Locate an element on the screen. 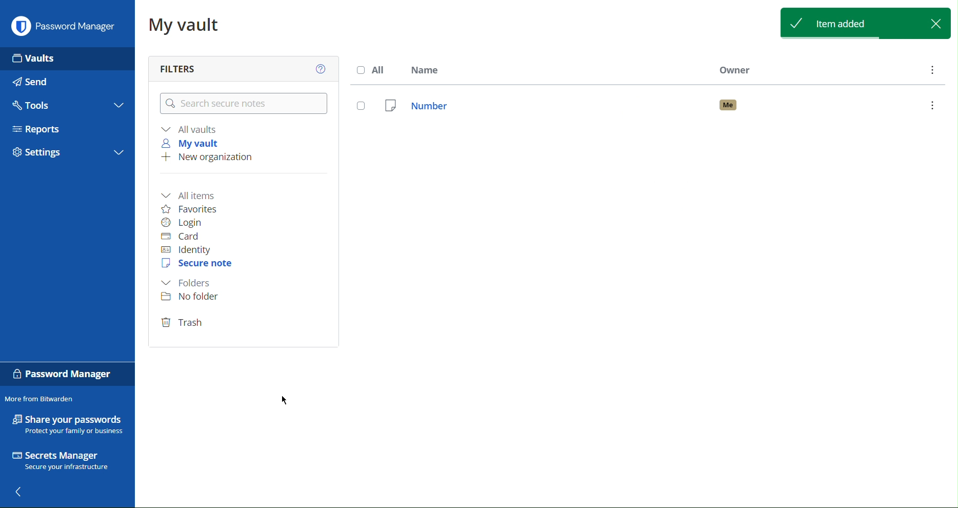 Image resolution: width=958 pixels, height=508 pixels. Share your passwords is located at coordinates (67, 424).